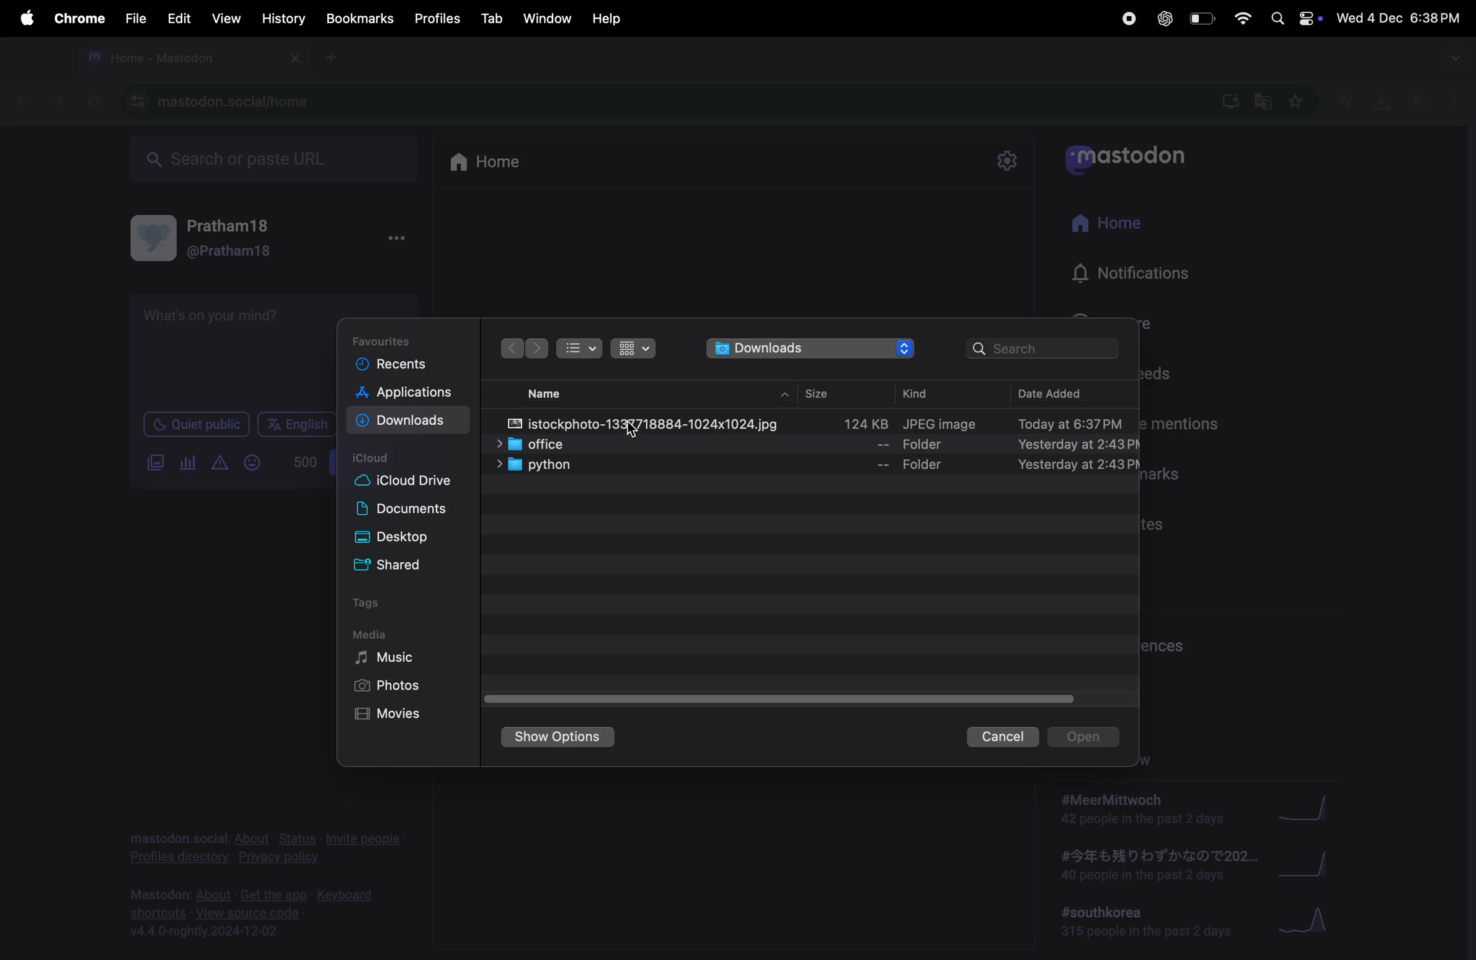  Describe the element at coordinates (438, 18) in the screenshot. I see `profiles` at that location.